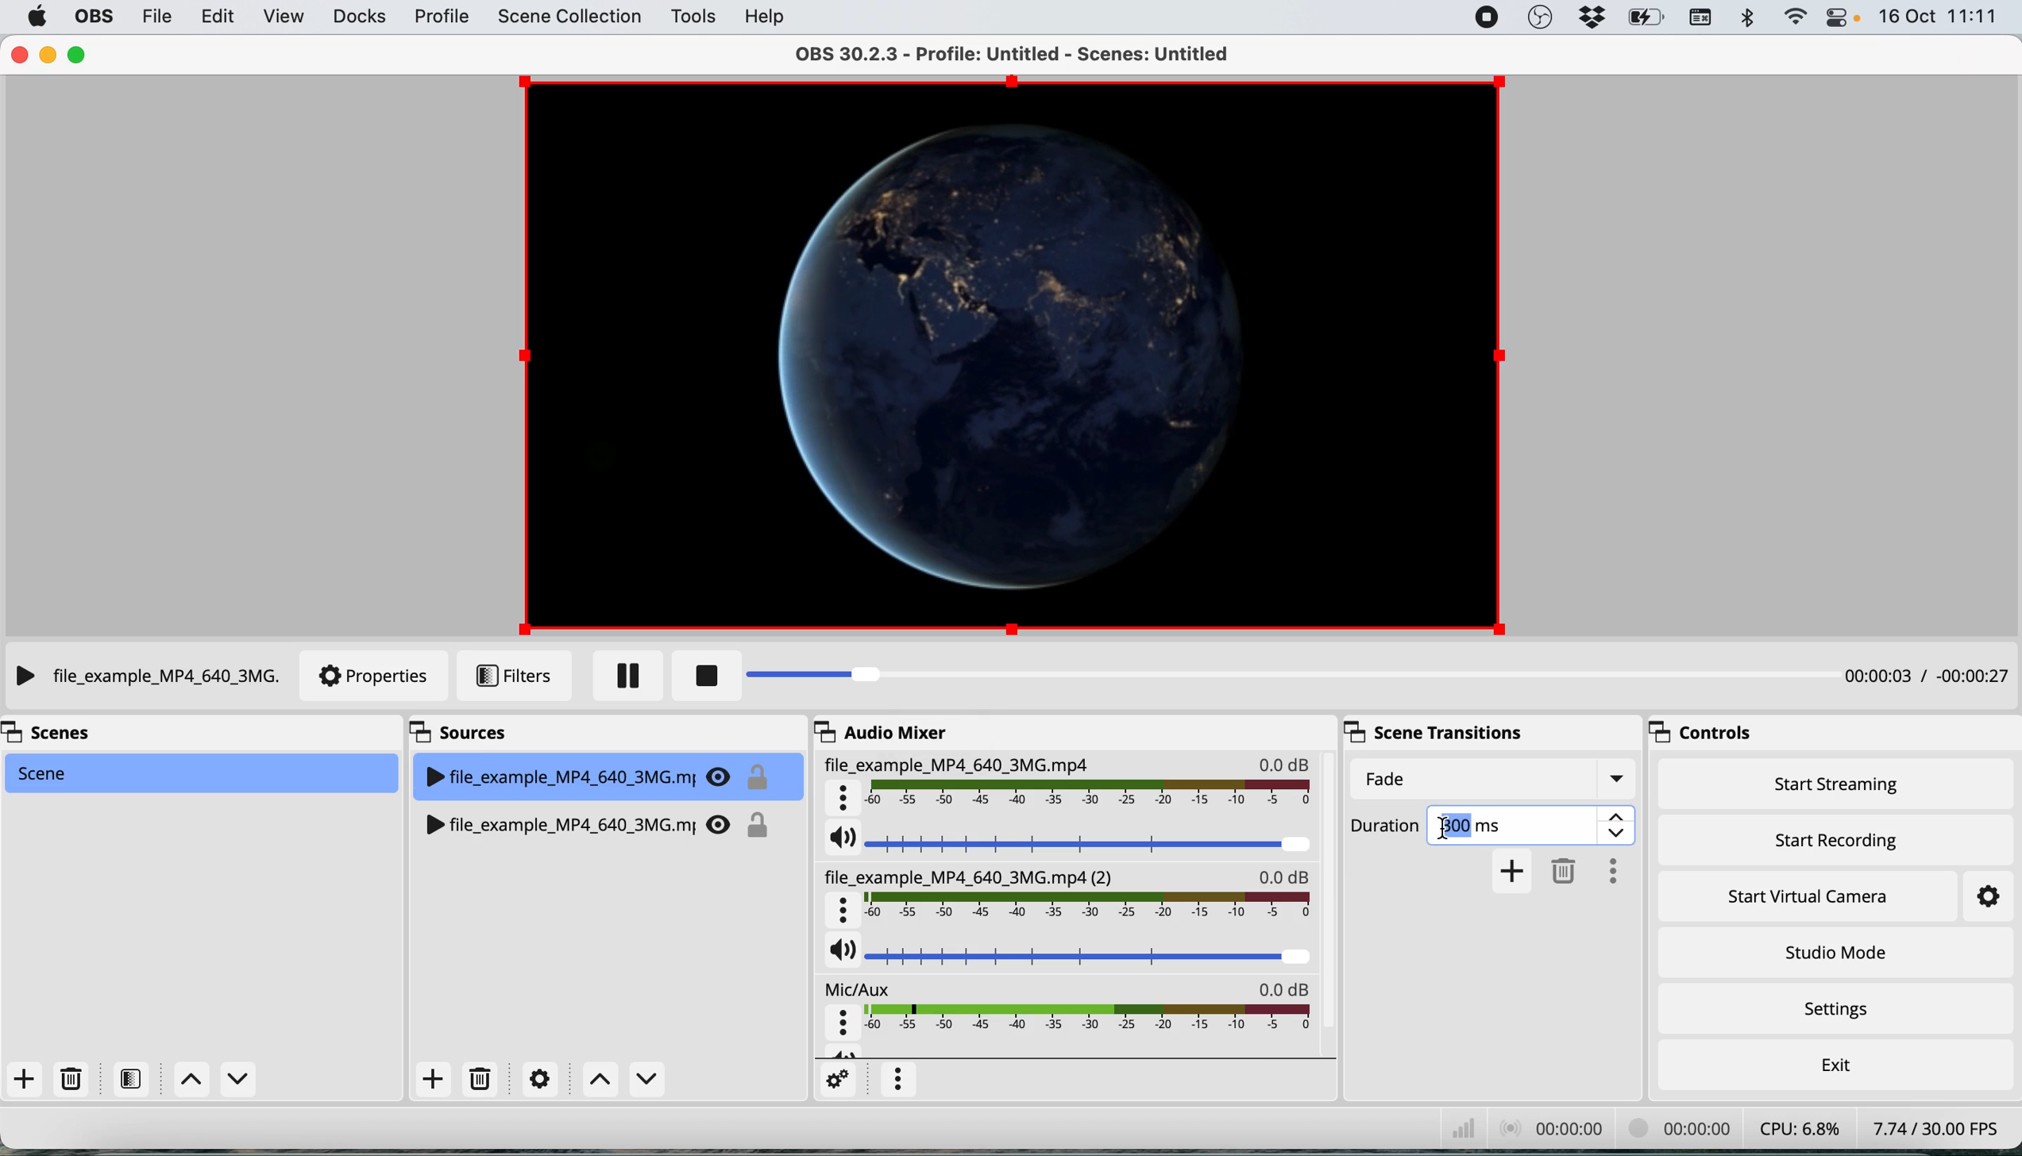  Describe the element at coordinates (1816, 896) in the screenshot. I see `start virtual camera` at that location.